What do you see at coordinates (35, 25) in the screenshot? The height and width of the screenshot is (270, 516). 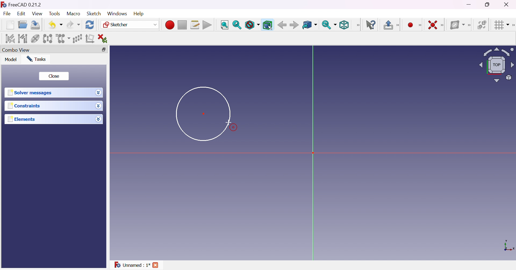 I see `Save` at bounding box center [35, 25].